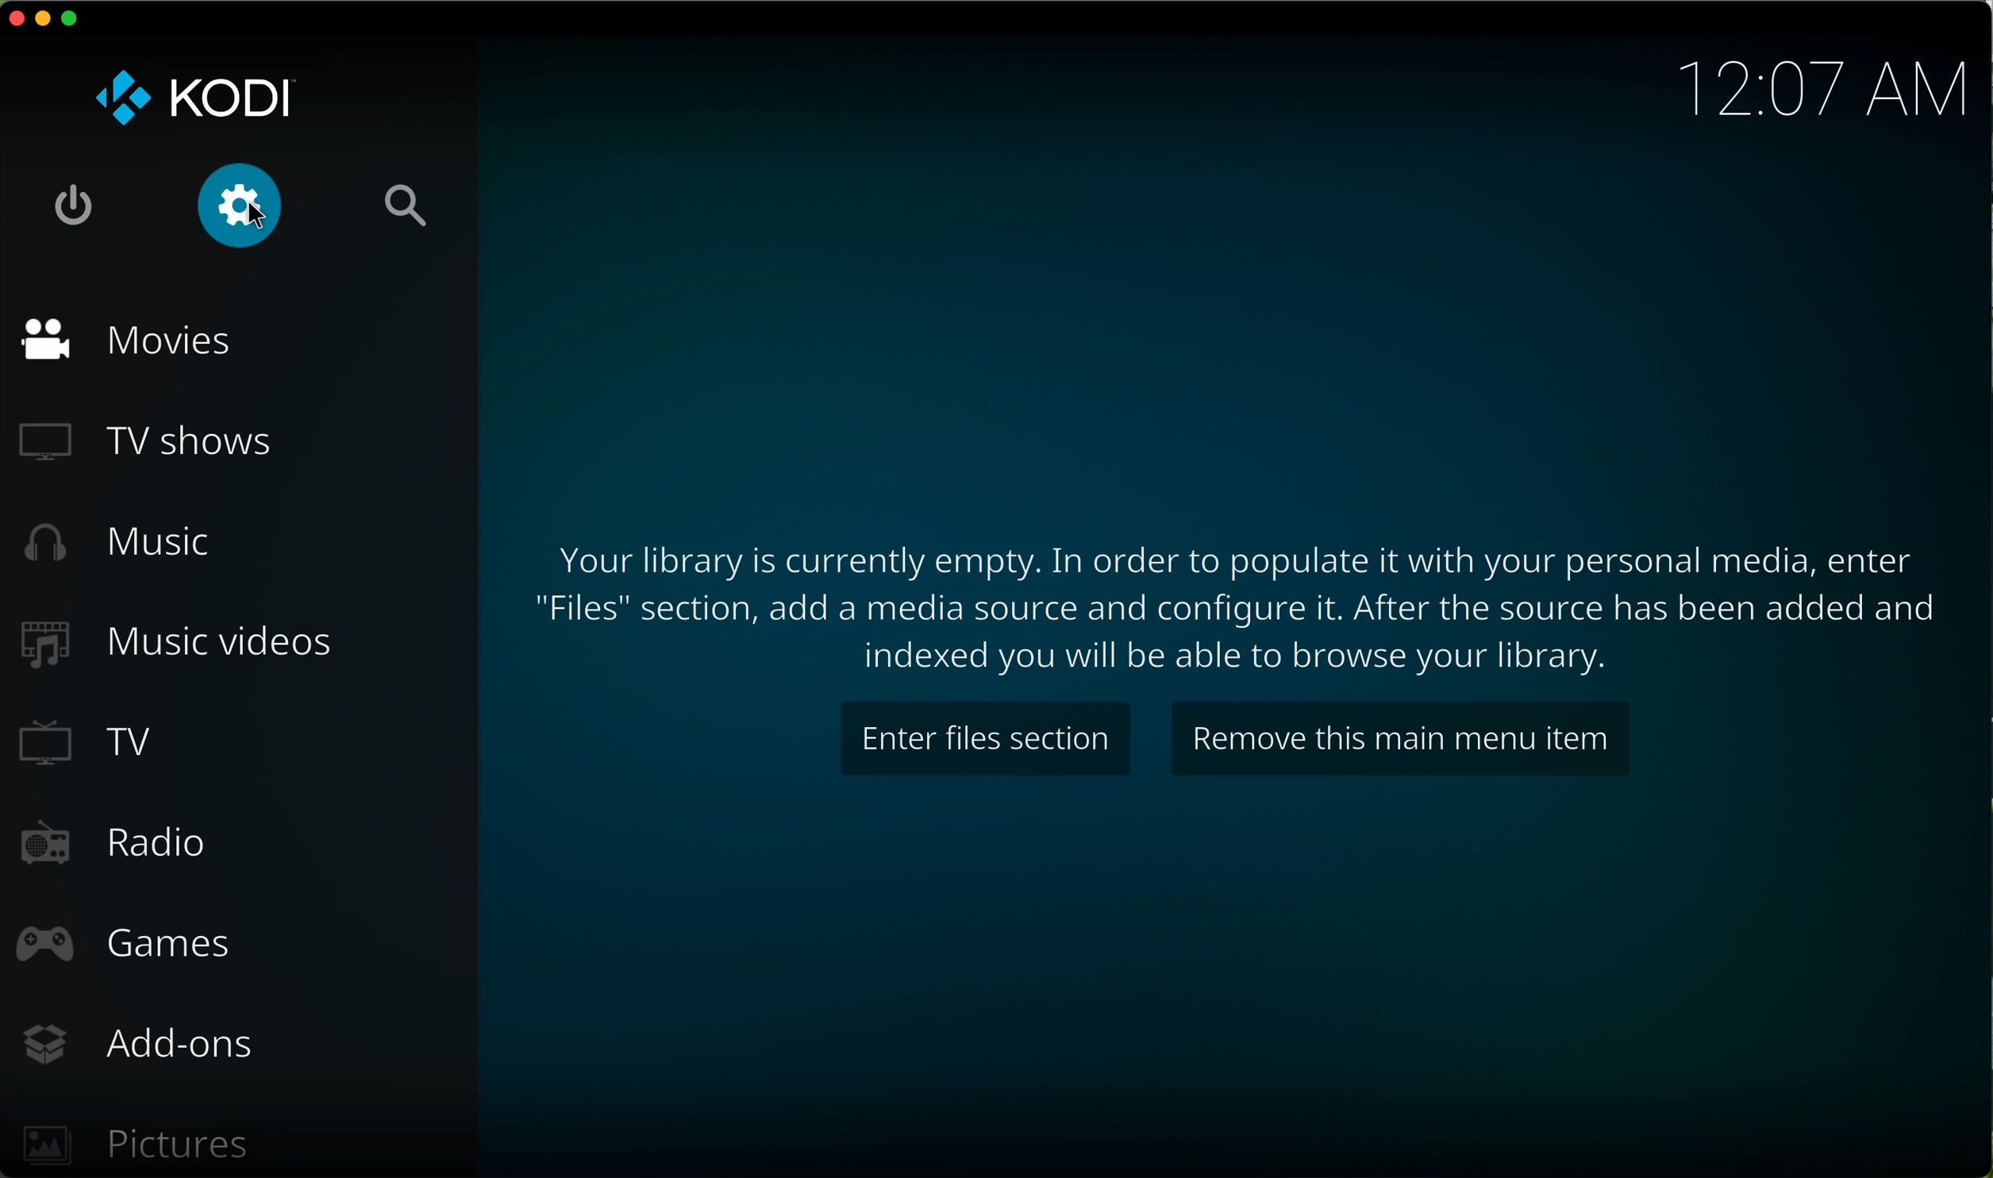  I want to click on KODI logo, so click(192, 101).